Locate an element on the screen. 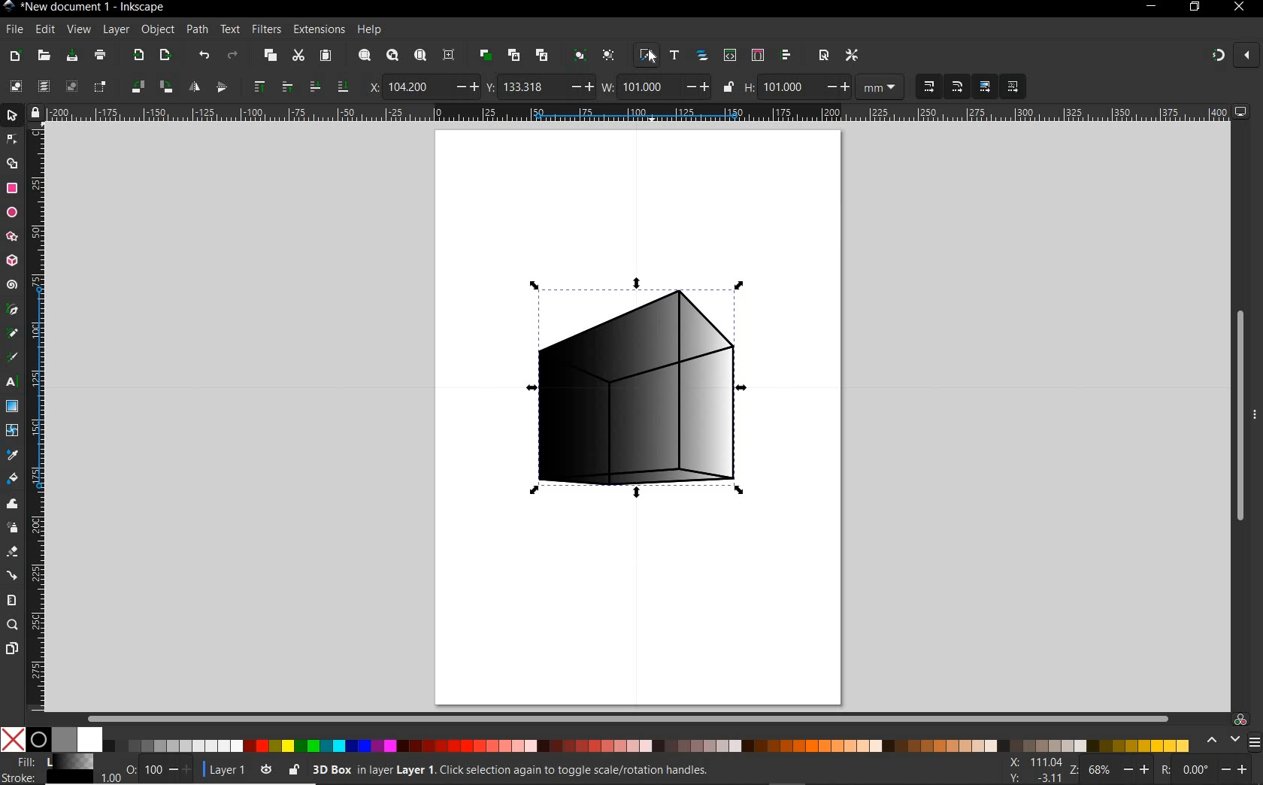  OPEN FILL AND STROKE is located at coordinates (646, 56).